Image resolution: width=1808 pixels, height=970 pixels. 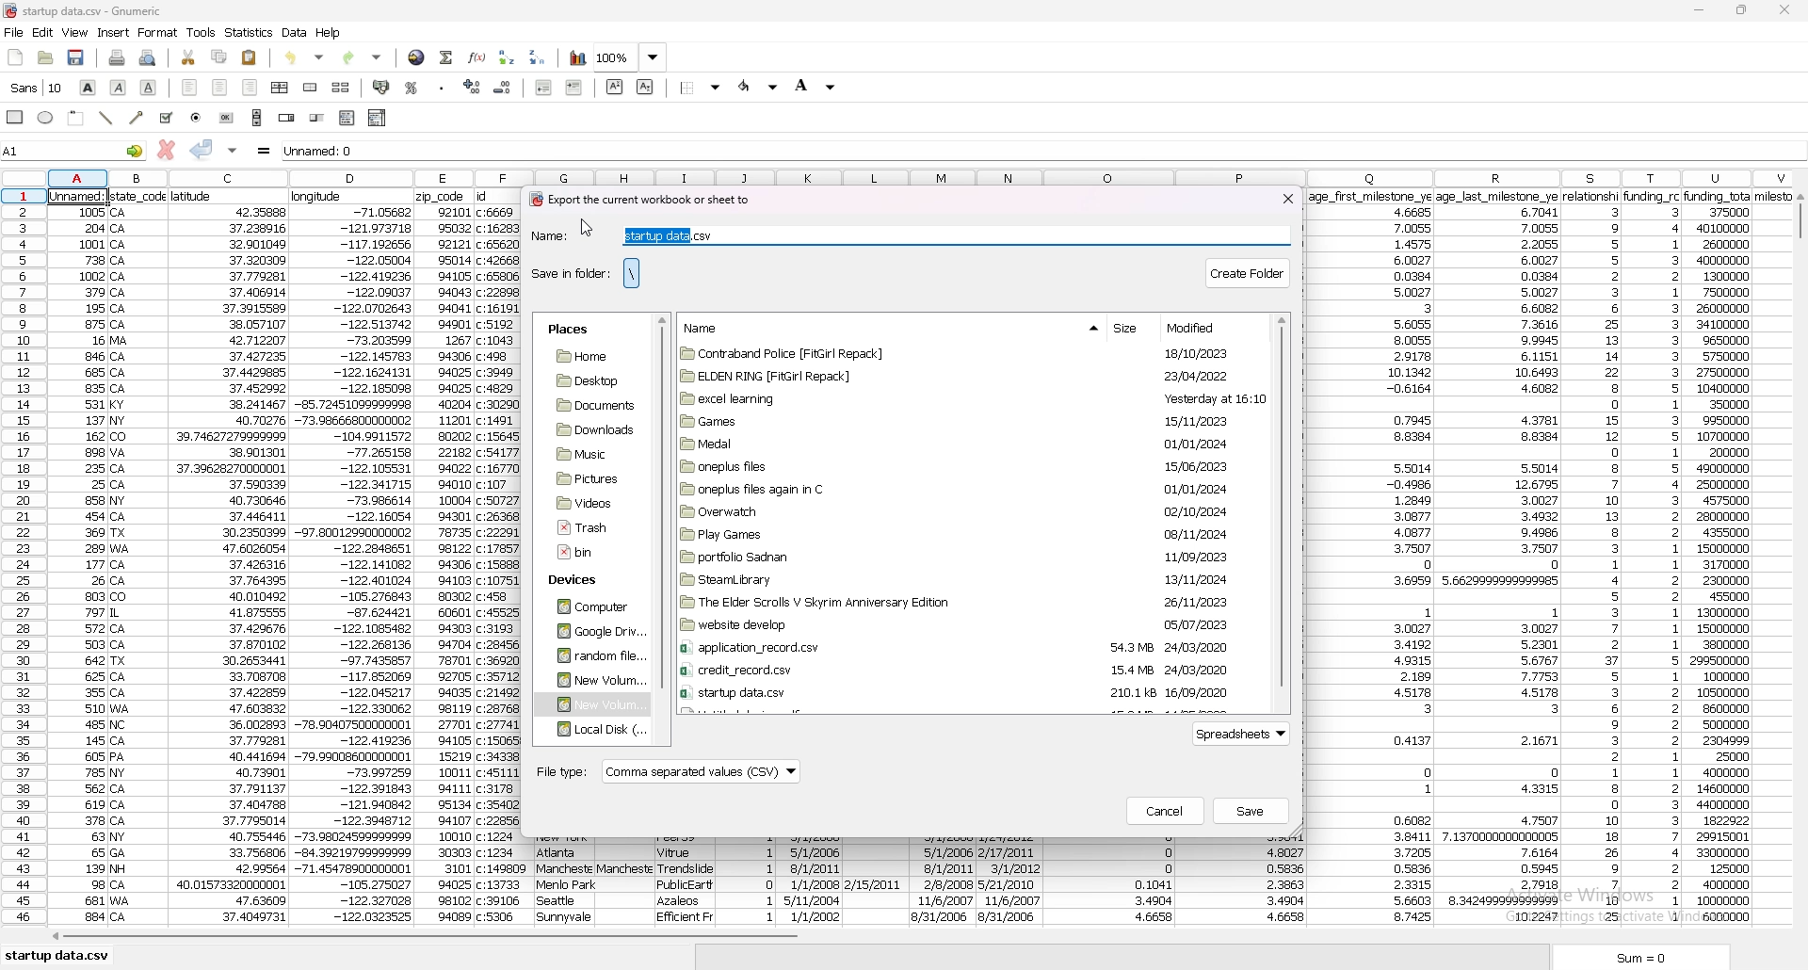 I want to click on folder, so click(x=970, y=512).